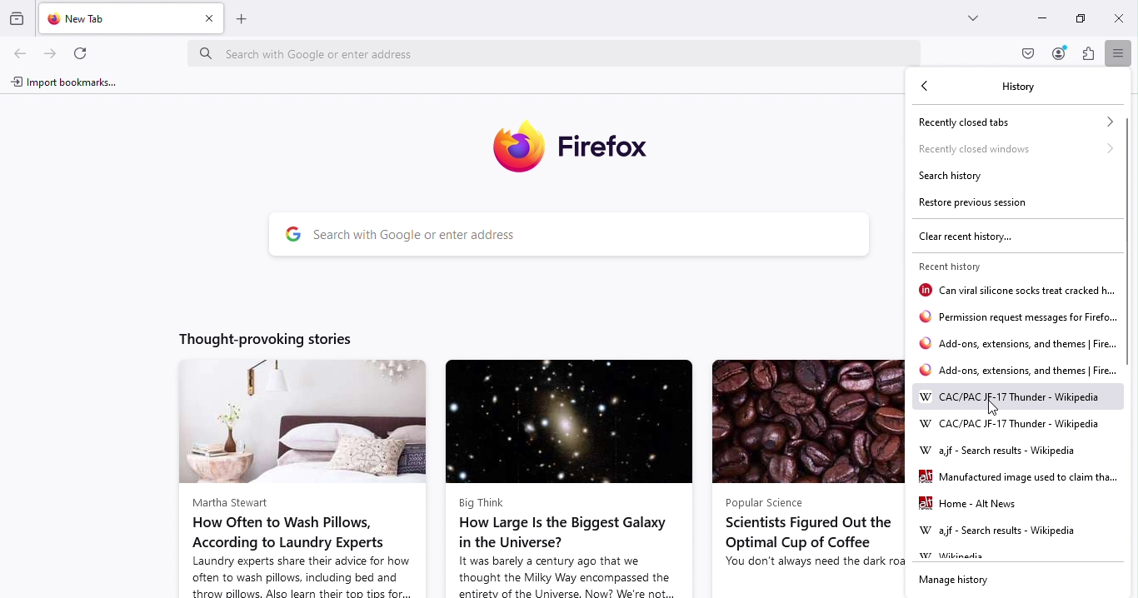 Image resolution: width=1138 pixels, height=598 pixels. Describe the element at coordinates (1020, 319) in the screenshot. I see `webpage link` at that location.